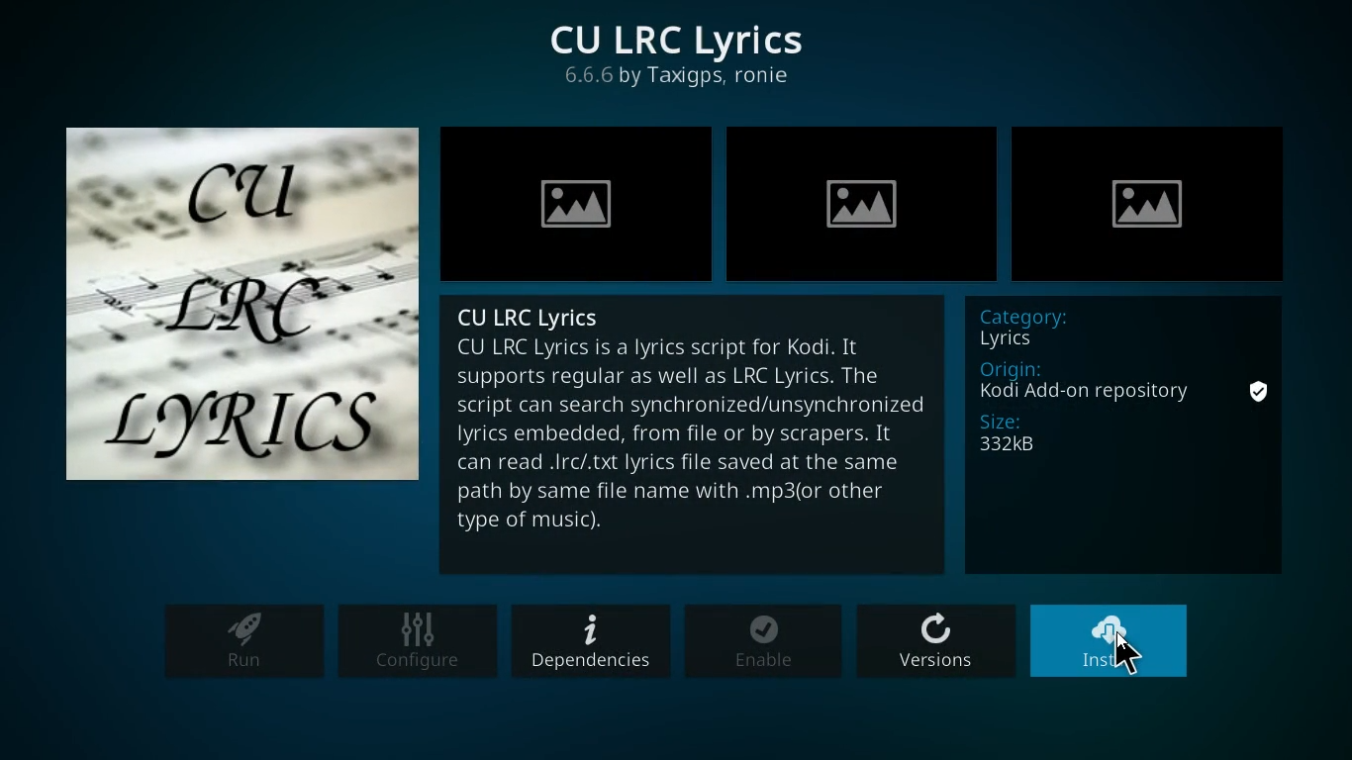 The height and width of the screenshot is (760, 1352). I want to click on secure, so click(1263, 390).